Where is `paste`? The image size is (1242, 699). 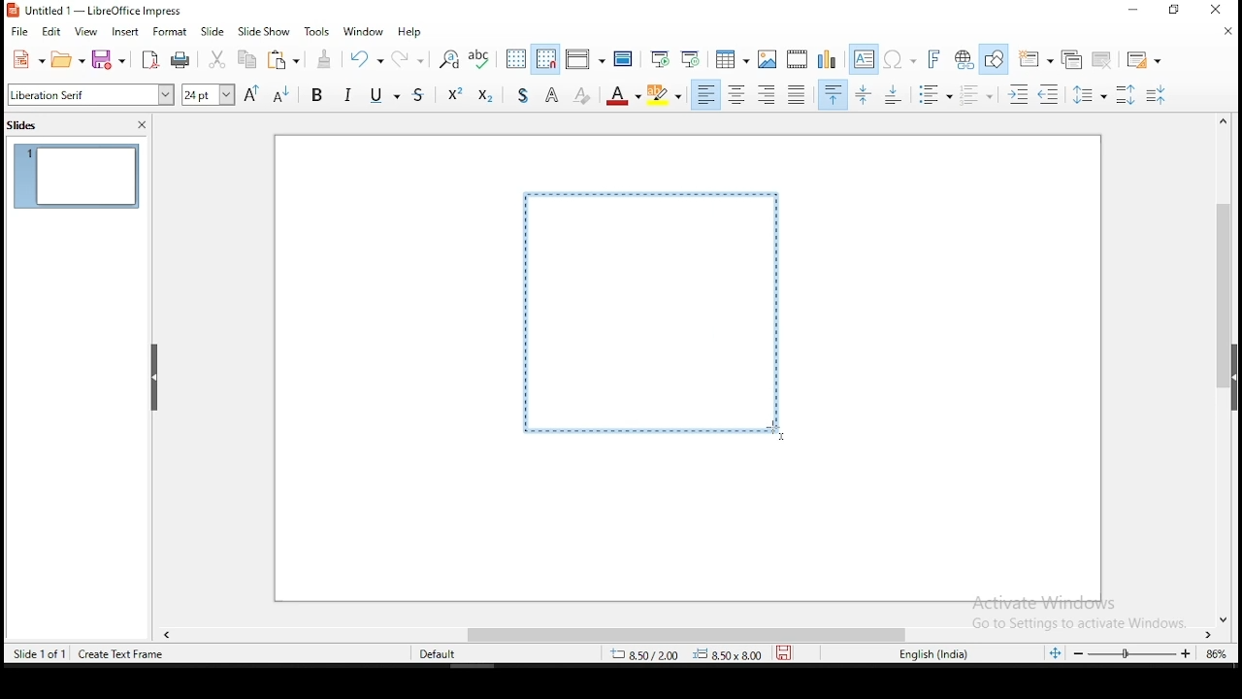
paste is located at coordinates (285, 61).